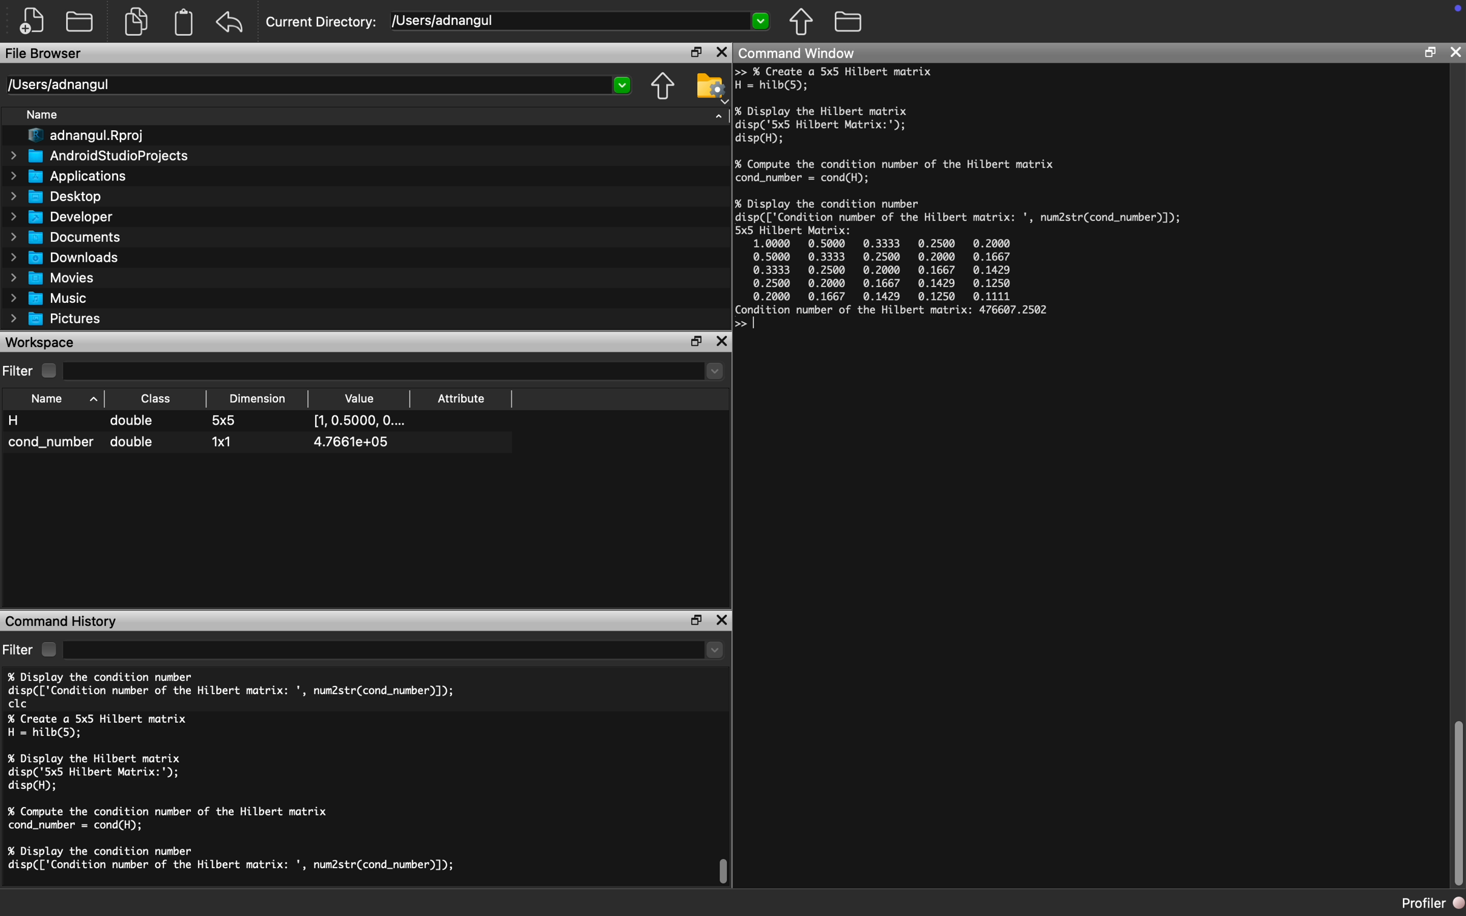 The width and height of the screenshot is (1466, 916). What do you see at coordinates (99, 156) in the screenshot?
I see `AndroidStudioProjects` at bounding box center [99, 156].